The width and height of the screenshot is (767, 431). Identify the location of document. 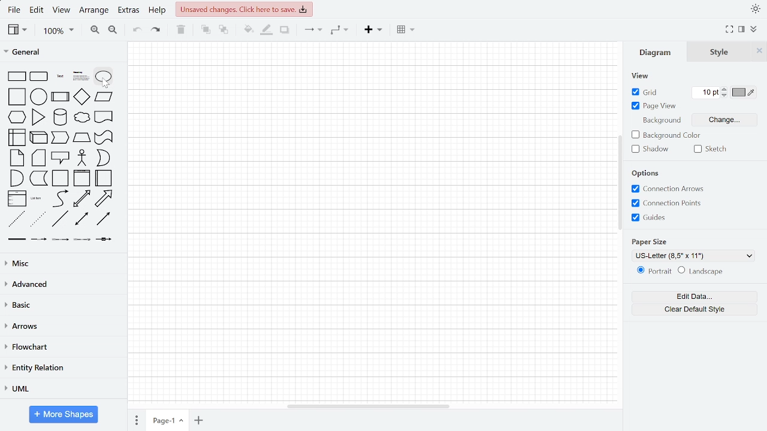
(104, 117).